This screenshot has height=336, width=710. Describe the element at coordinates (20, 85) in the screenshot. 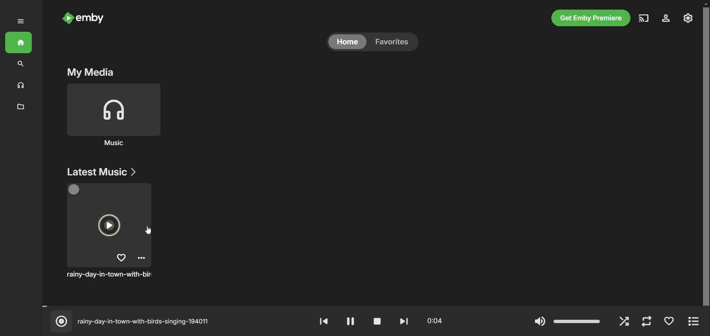

I see `music` at that location.